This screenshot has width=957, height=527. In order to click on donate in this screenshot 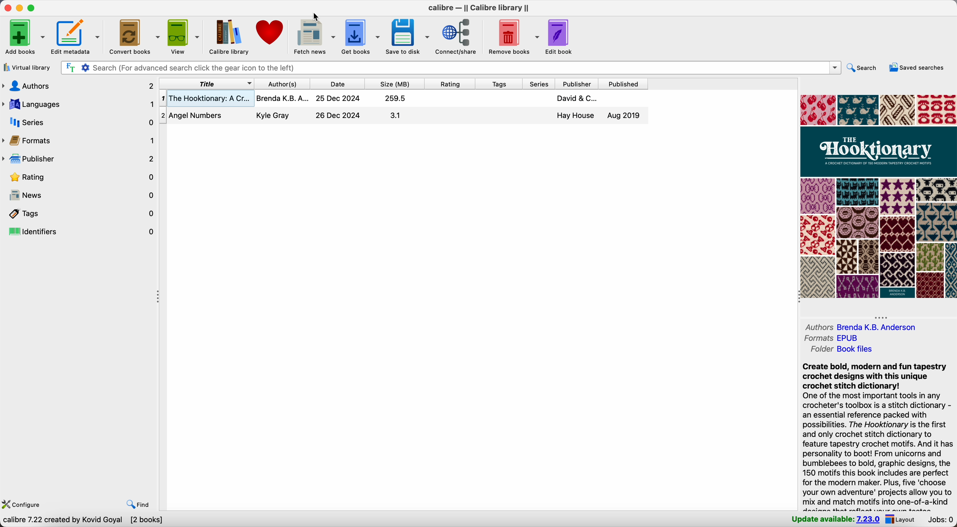, I will do `click(271, 33)`.